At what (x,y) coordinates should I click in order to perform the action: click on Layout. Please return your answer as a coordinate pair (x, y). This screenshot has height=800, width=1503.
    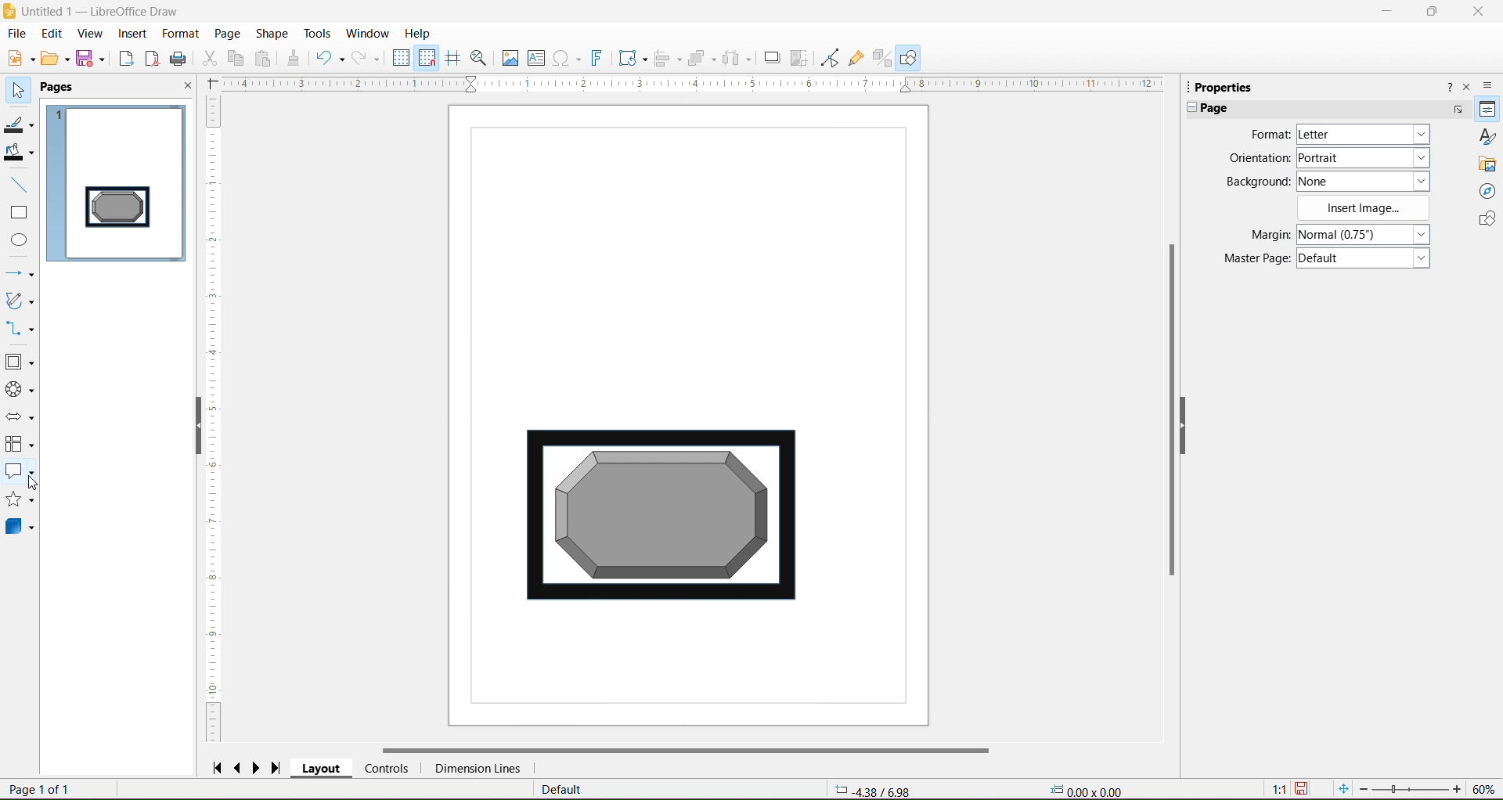
    Looking at the image, I should click on (322, 769).